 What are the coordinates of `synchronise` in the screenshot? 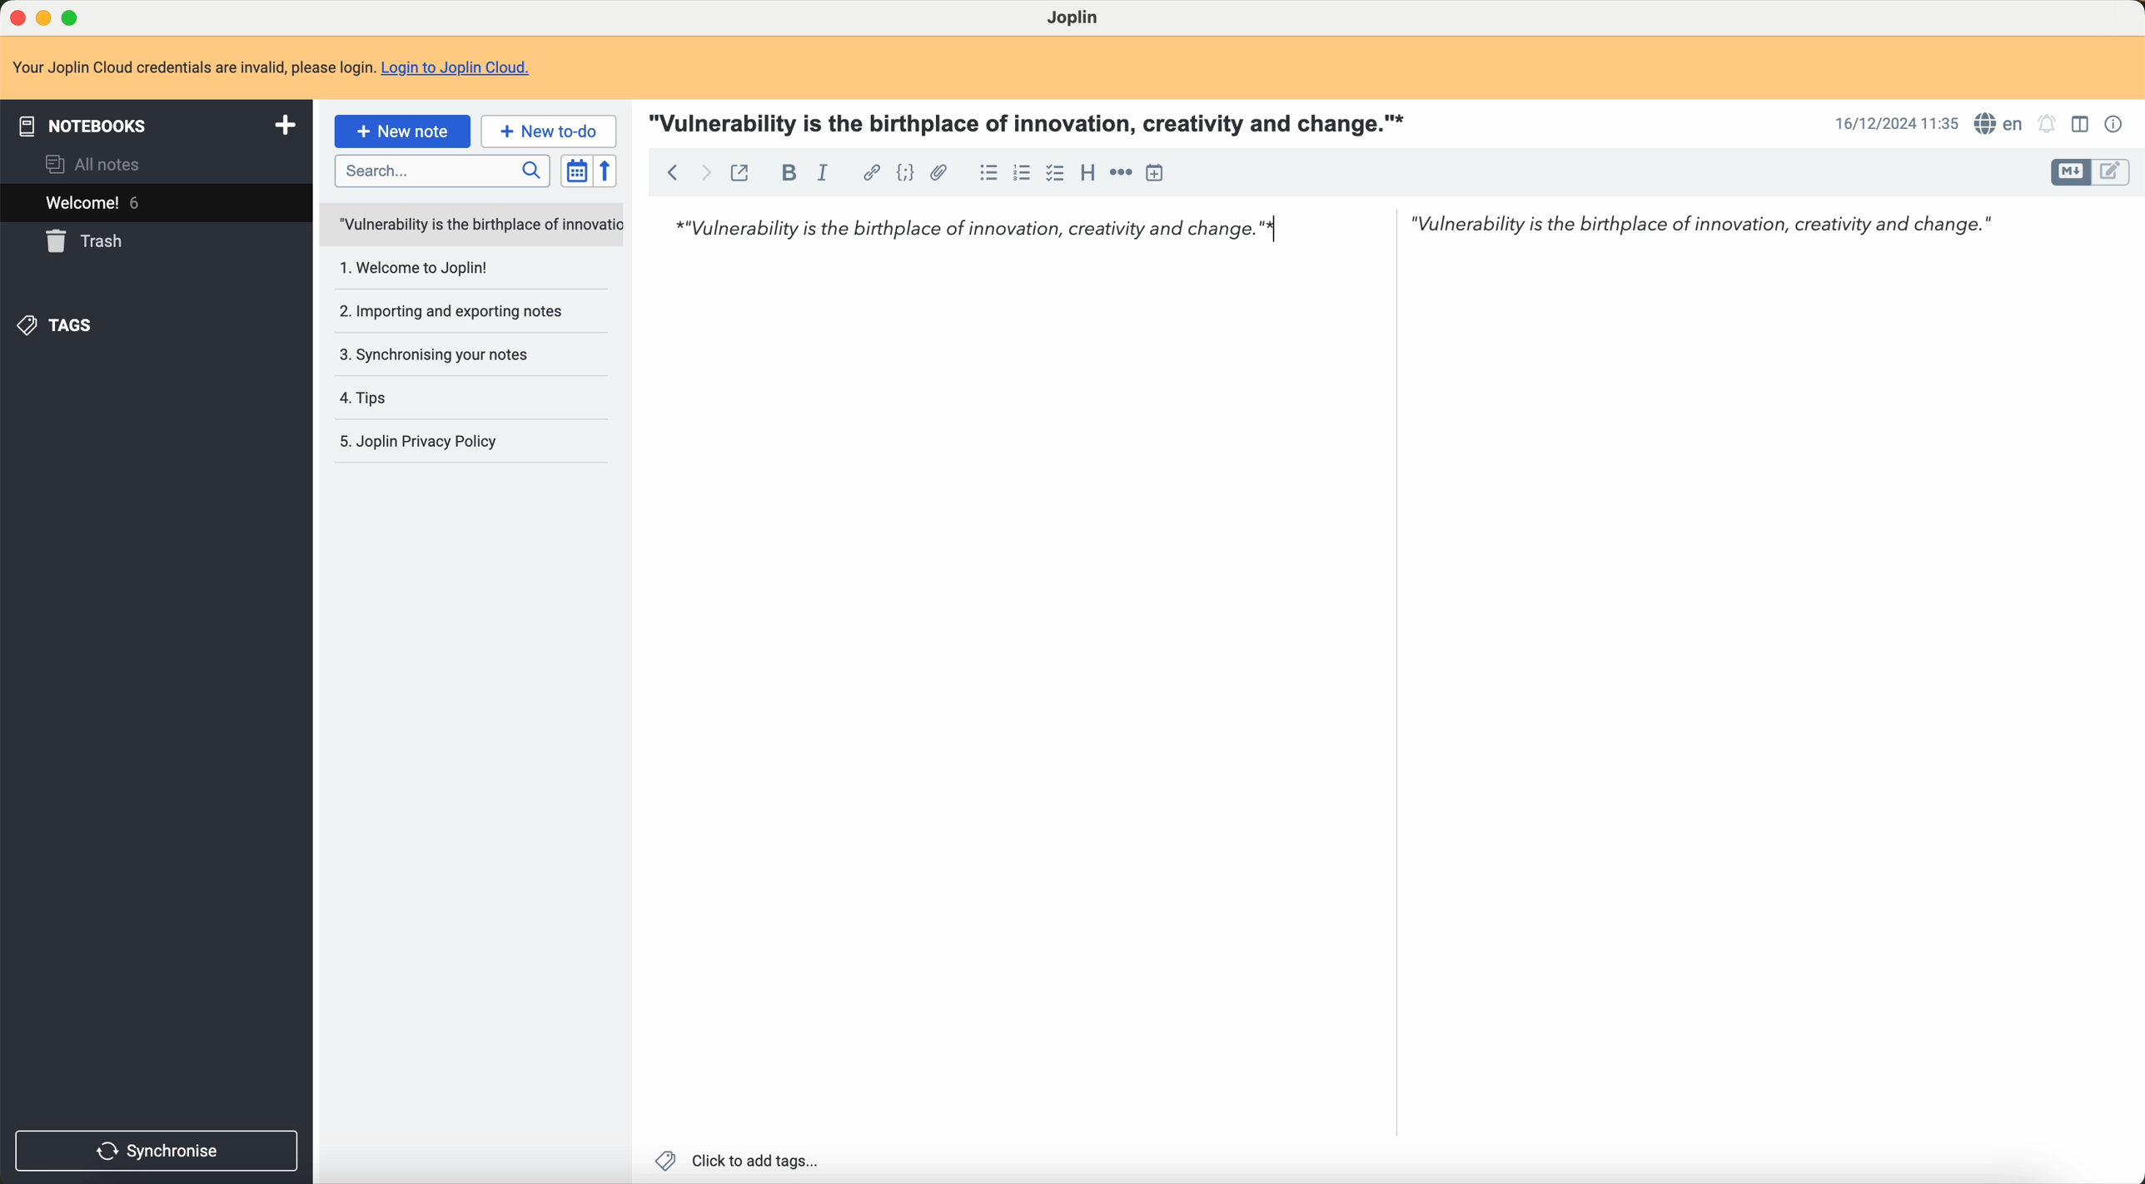 It's located at (159, 1150).